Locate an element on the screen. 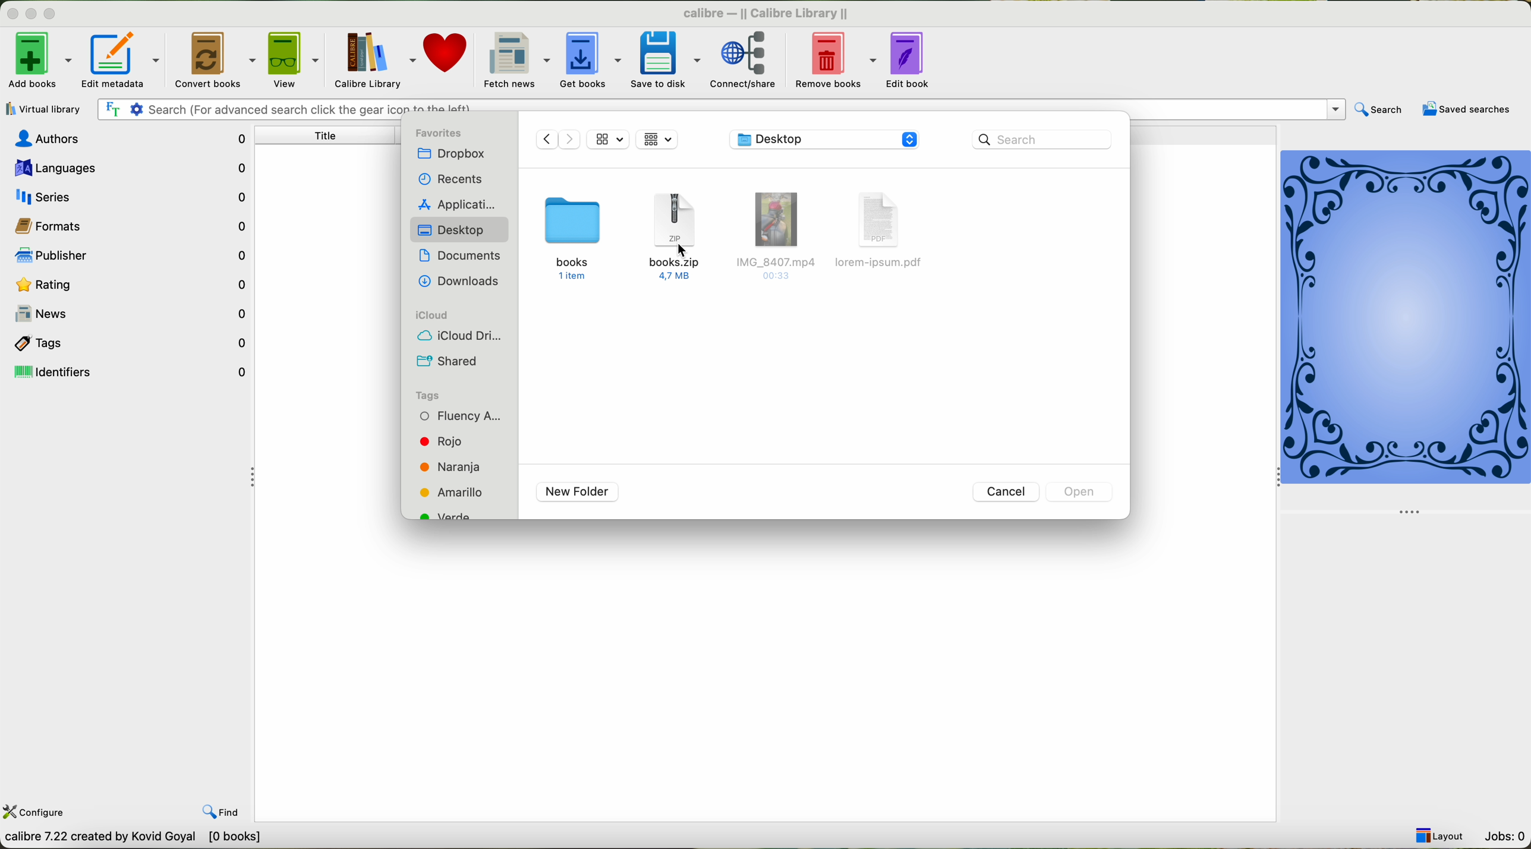  dropbox is located at coordinates (452, 153).